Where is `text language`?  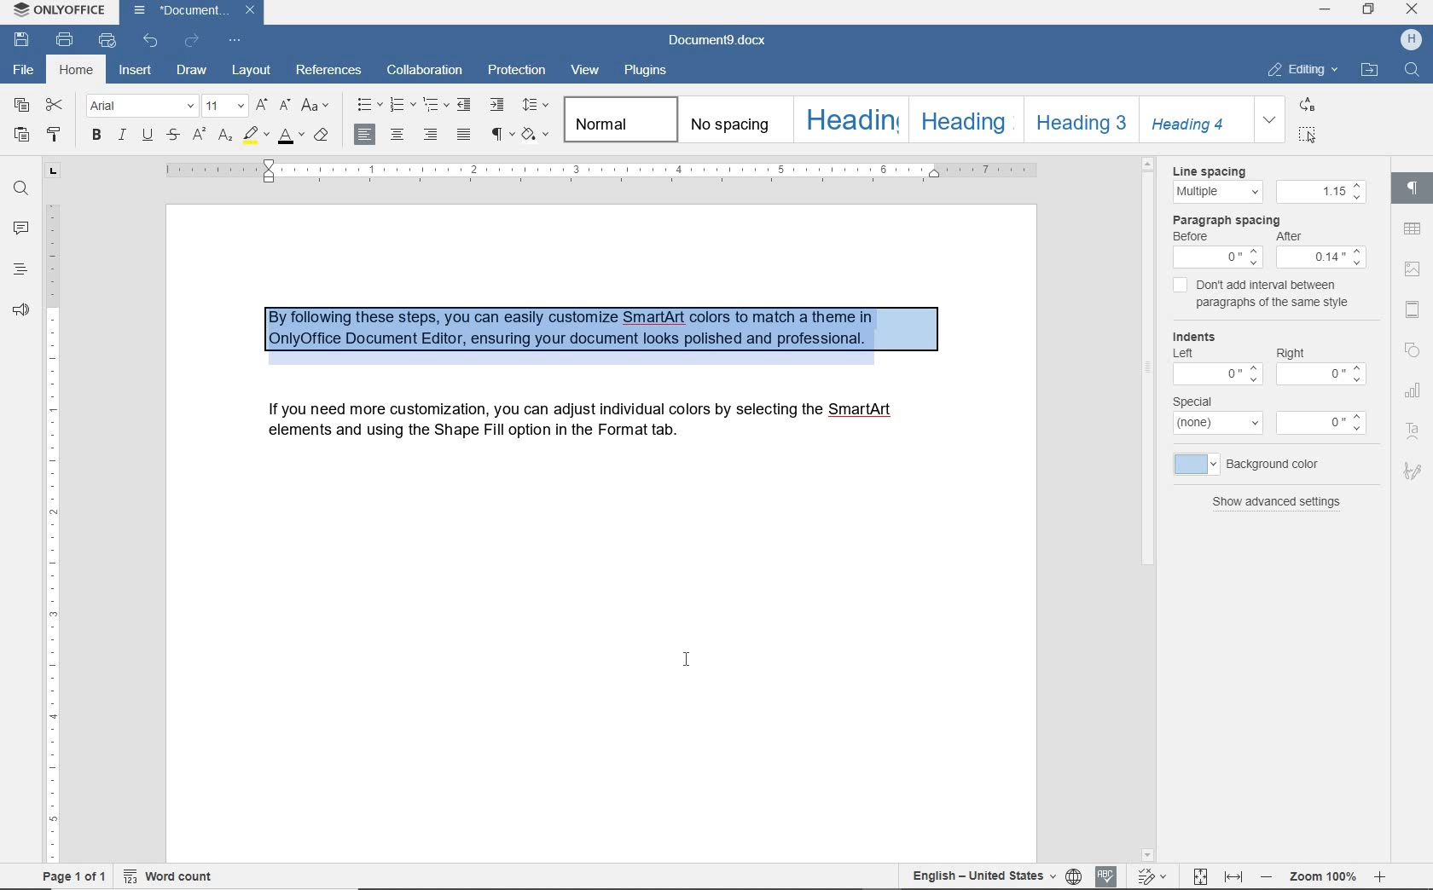 text language is located at coordinates (980, 873).